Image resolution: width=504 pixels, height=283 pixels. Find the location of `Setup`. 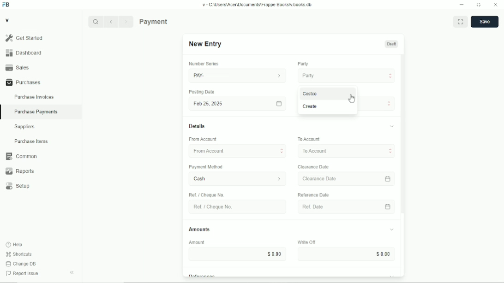

Setup is located at coordinates (41, 186).